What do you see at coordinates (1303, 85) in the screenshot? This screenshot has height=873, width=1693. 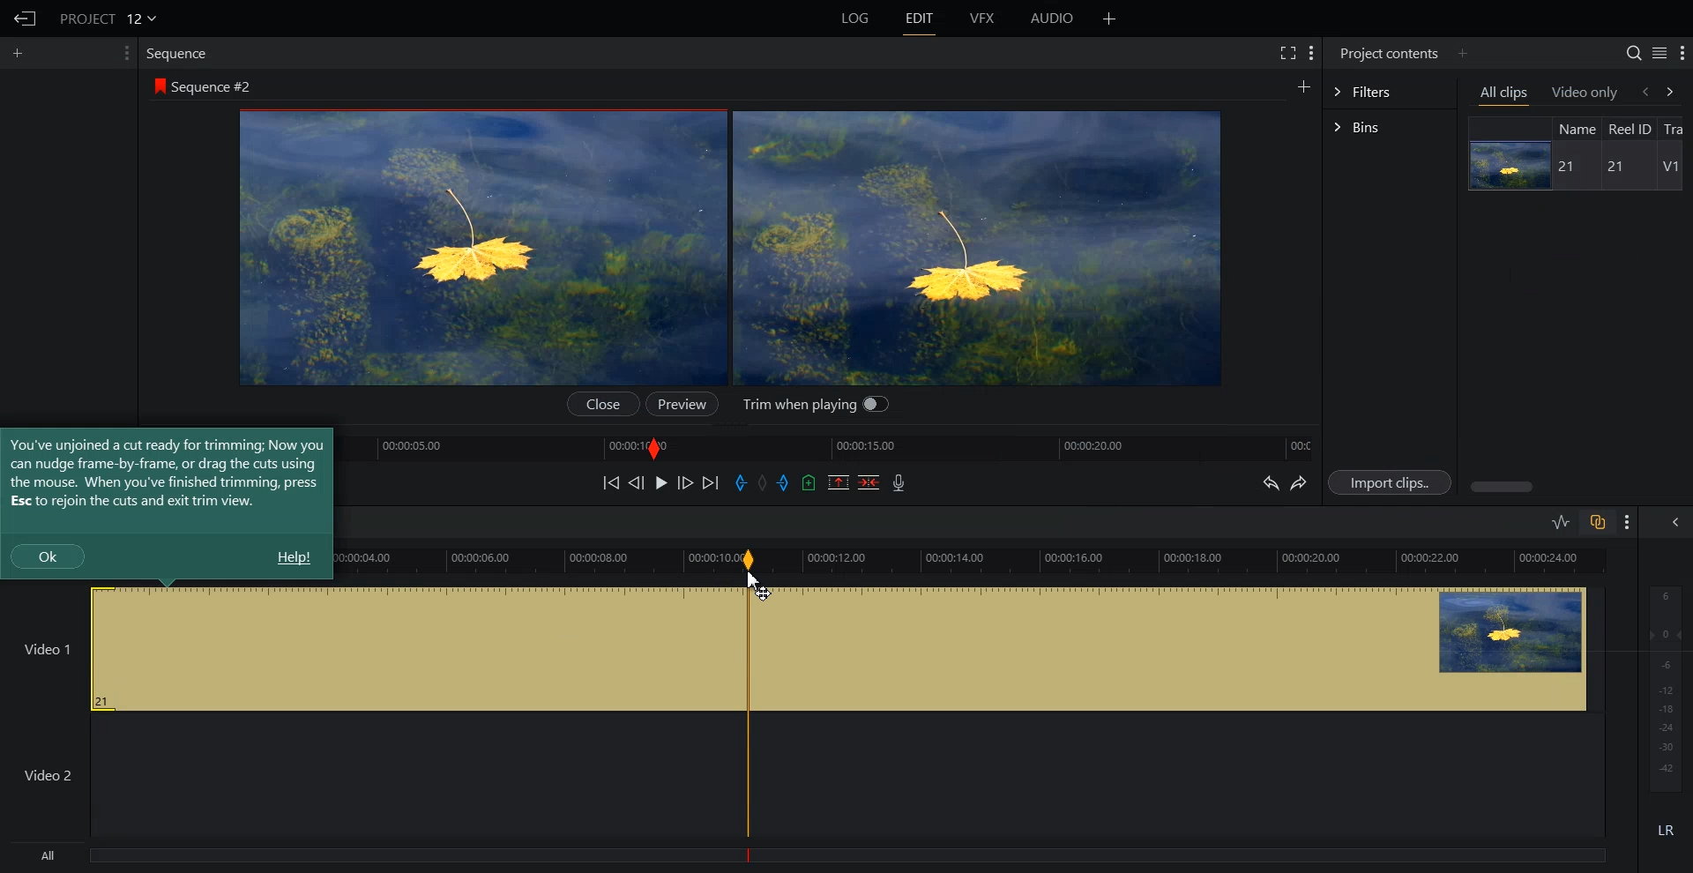 I see `Add Panel` at bounding box center [1303, 85].